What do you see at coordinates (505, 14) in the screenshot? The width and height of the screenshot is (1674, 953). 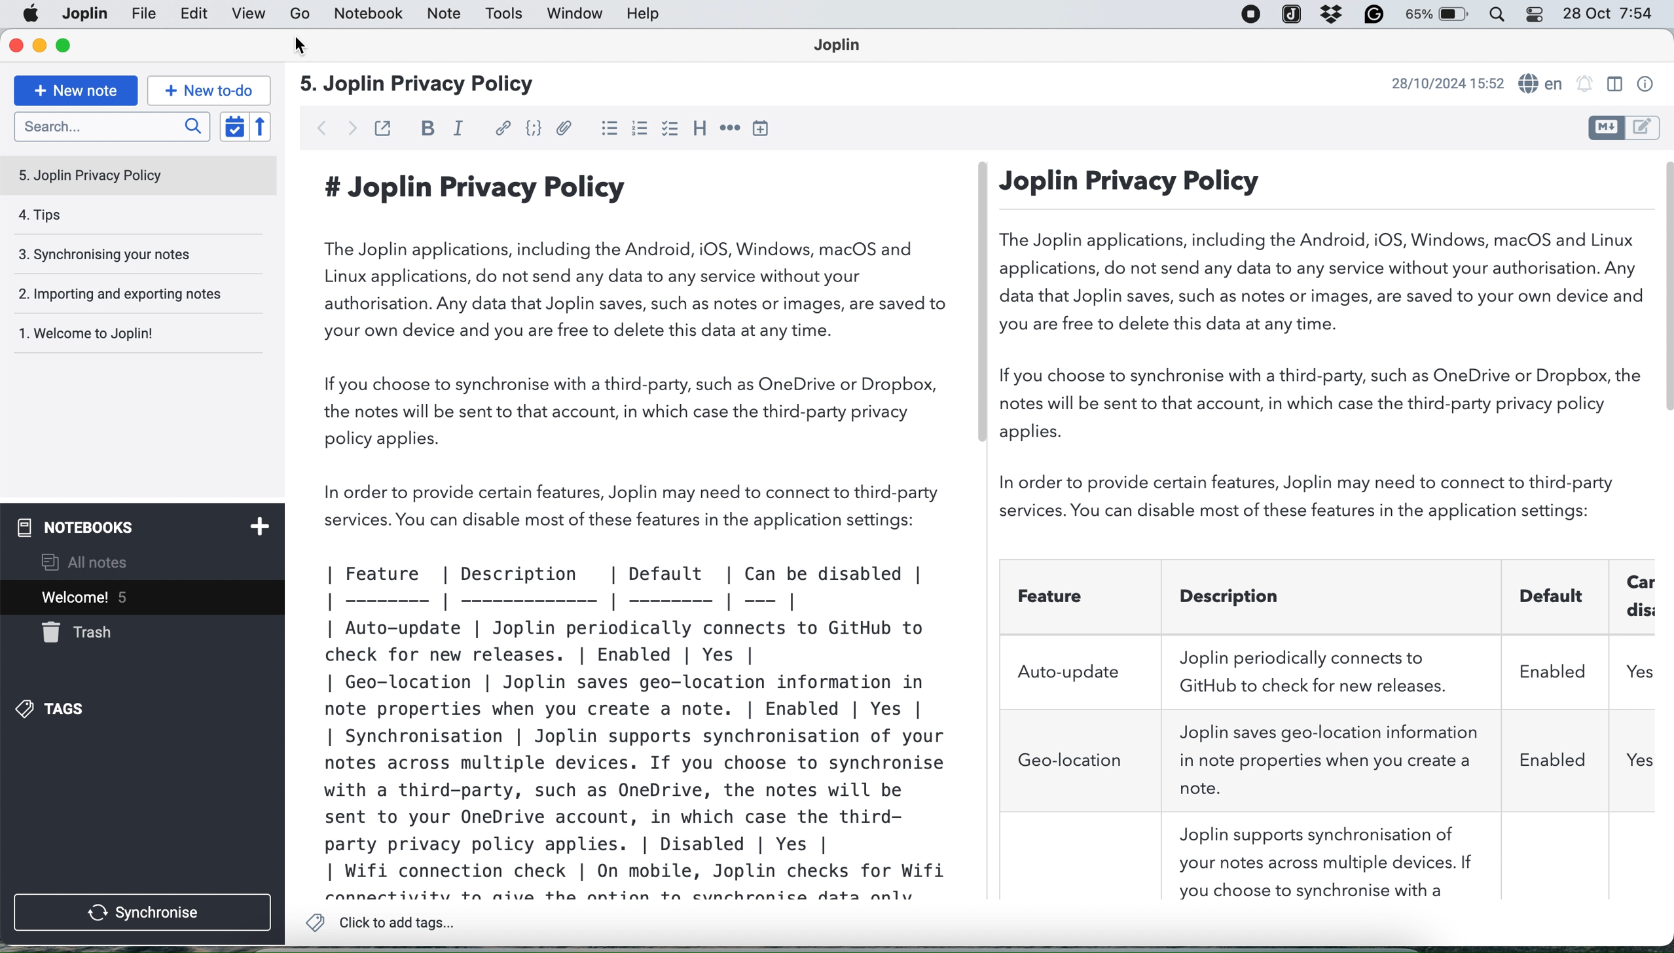 I see `tools` at bounding box center [505, 14].